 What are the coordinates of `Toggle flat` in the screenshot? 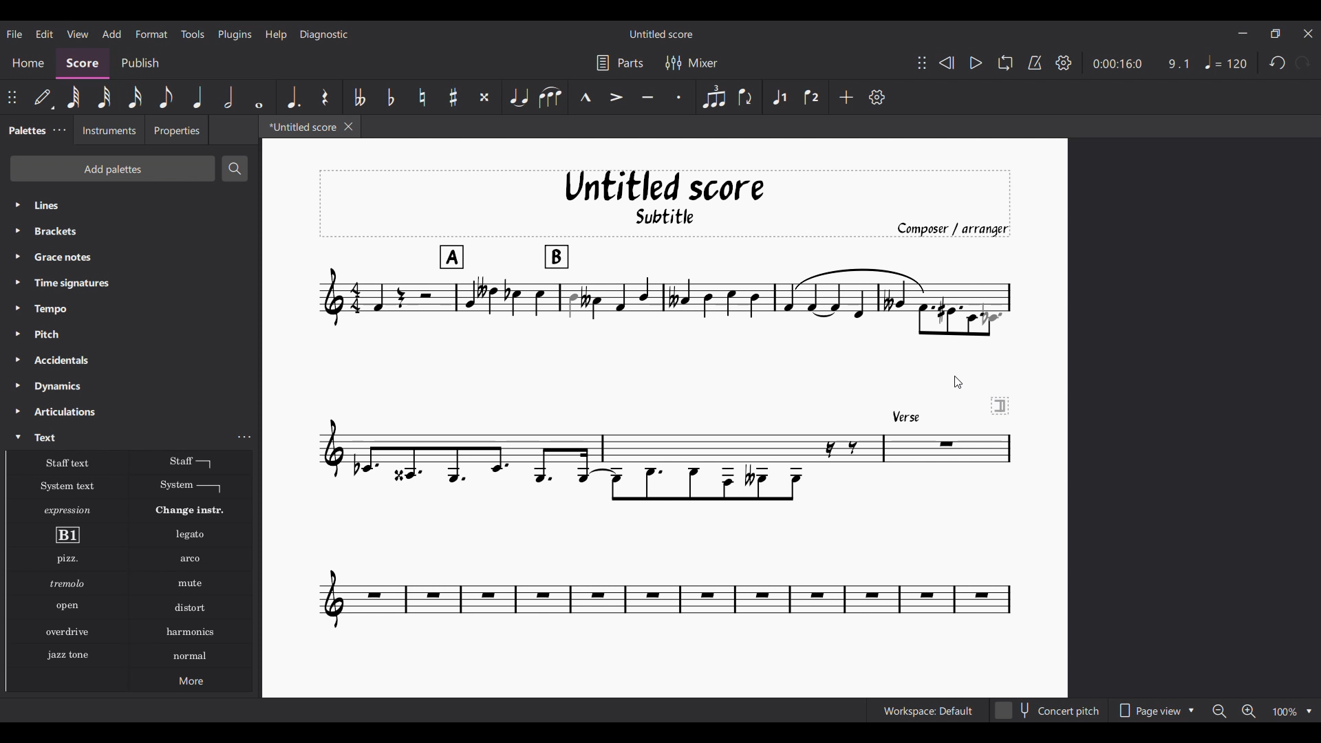 It's located at (391, 97).